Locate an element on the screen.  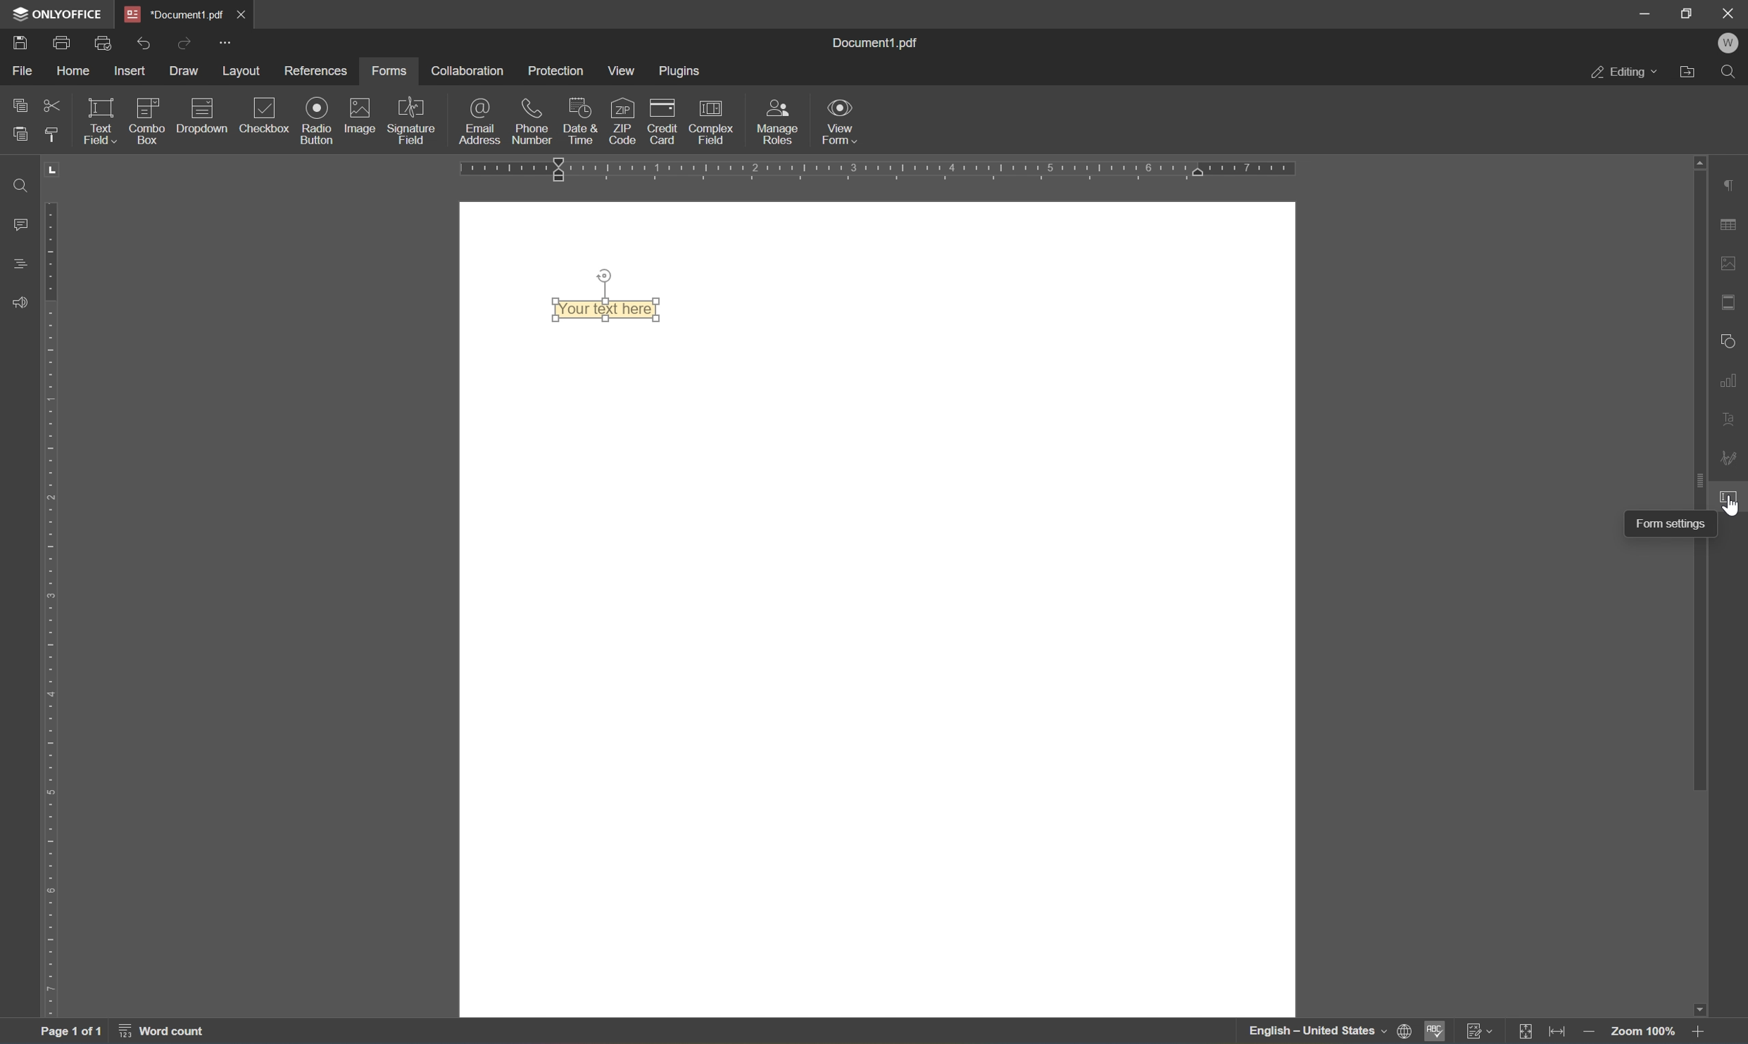
shape settings is located at coordinates (1730, 343).